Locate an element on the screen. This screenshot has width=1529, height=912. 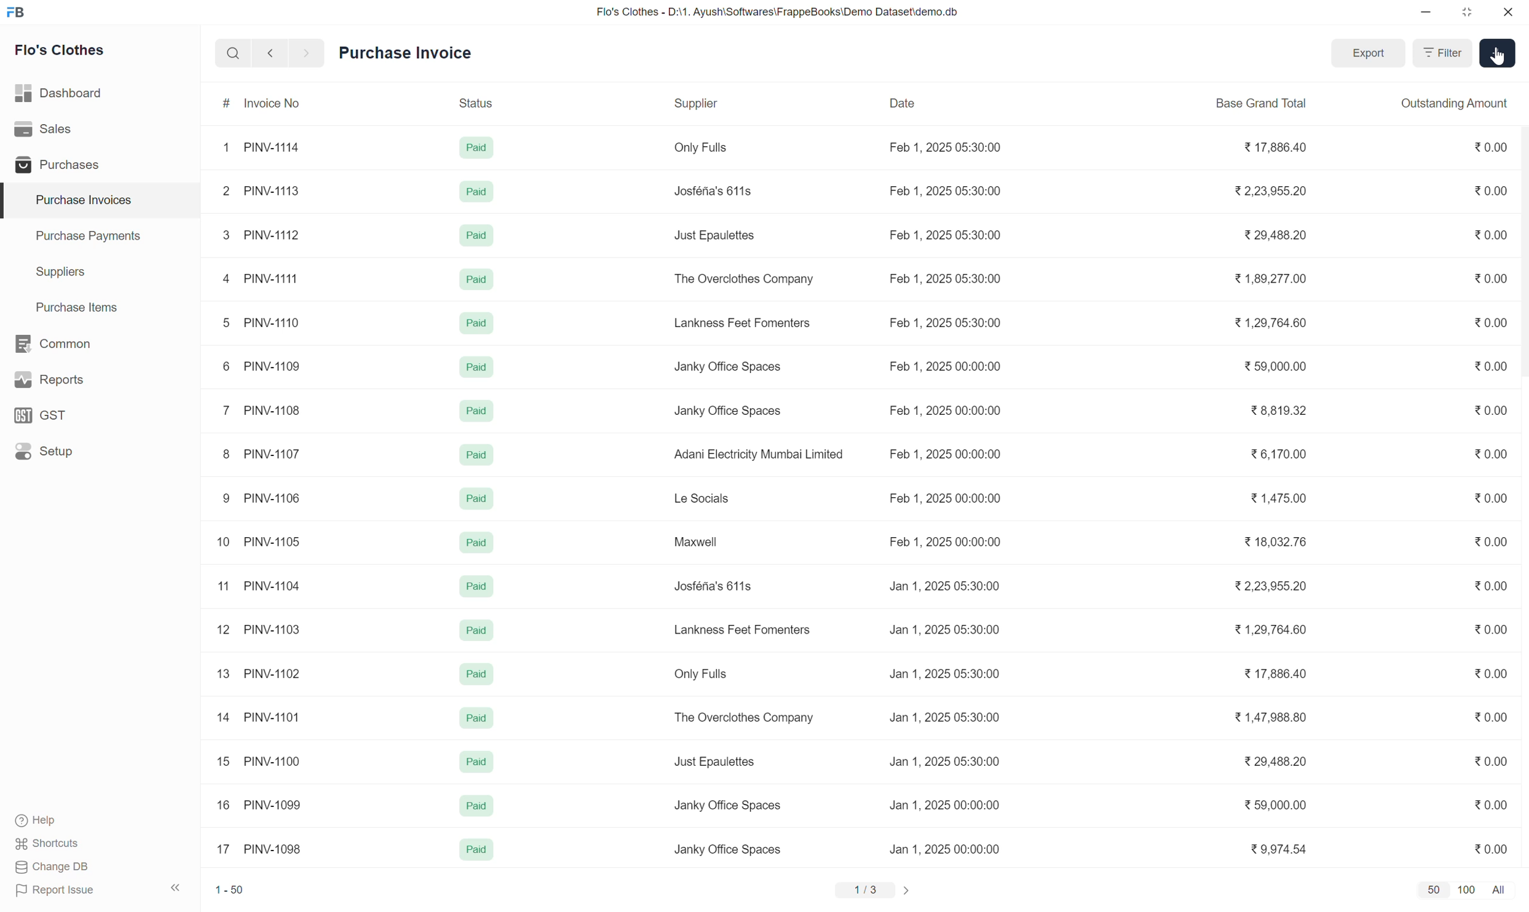
Paid is located at coordinates (477, 235).